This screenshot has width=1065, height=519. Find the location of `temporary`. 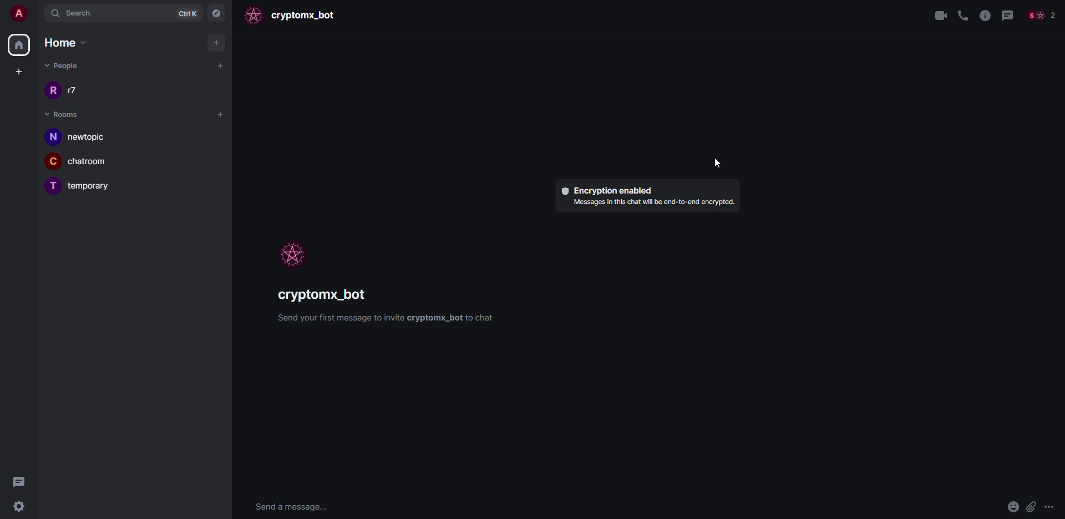

temporary is located at coordinates (94, 186).